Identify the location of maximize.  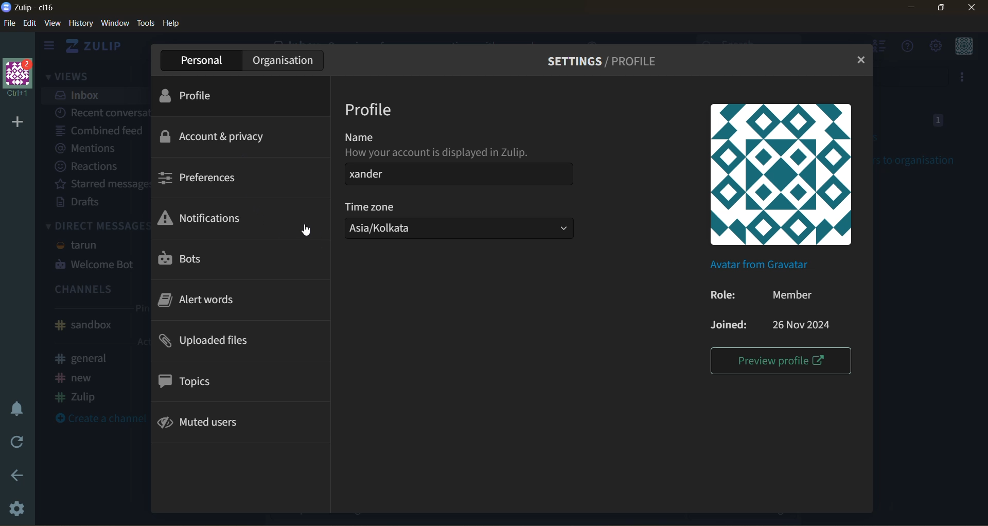
(941, 10).